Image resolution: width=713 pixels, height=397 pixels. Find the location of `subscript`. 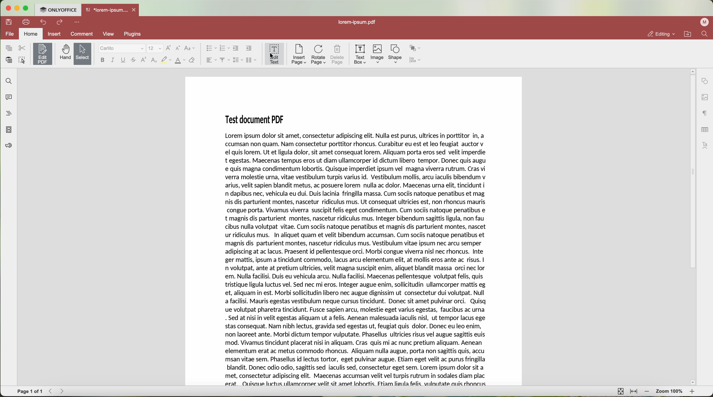

subscript is located at coordinates (154, 60).